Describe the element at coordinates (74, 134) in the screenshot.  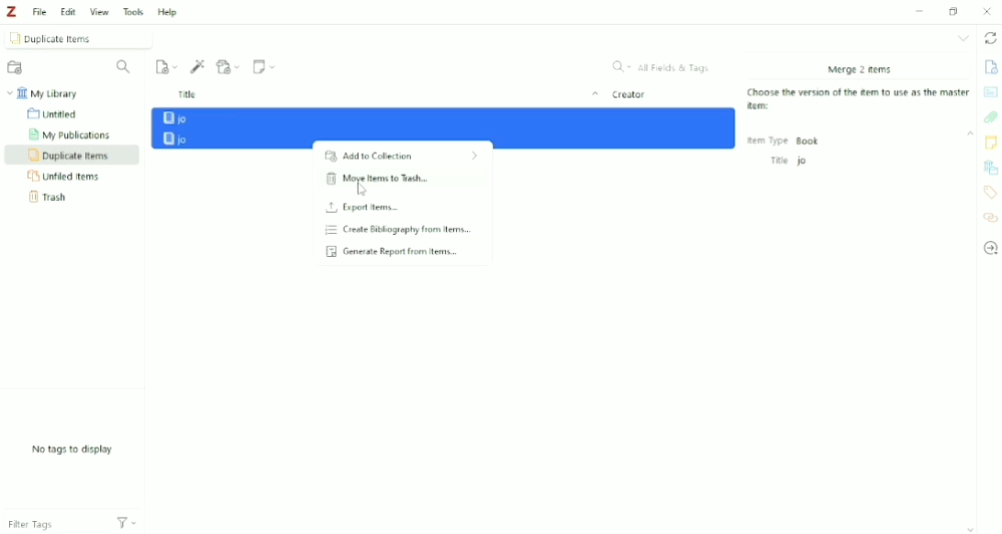
I see `My Publications` at that location.